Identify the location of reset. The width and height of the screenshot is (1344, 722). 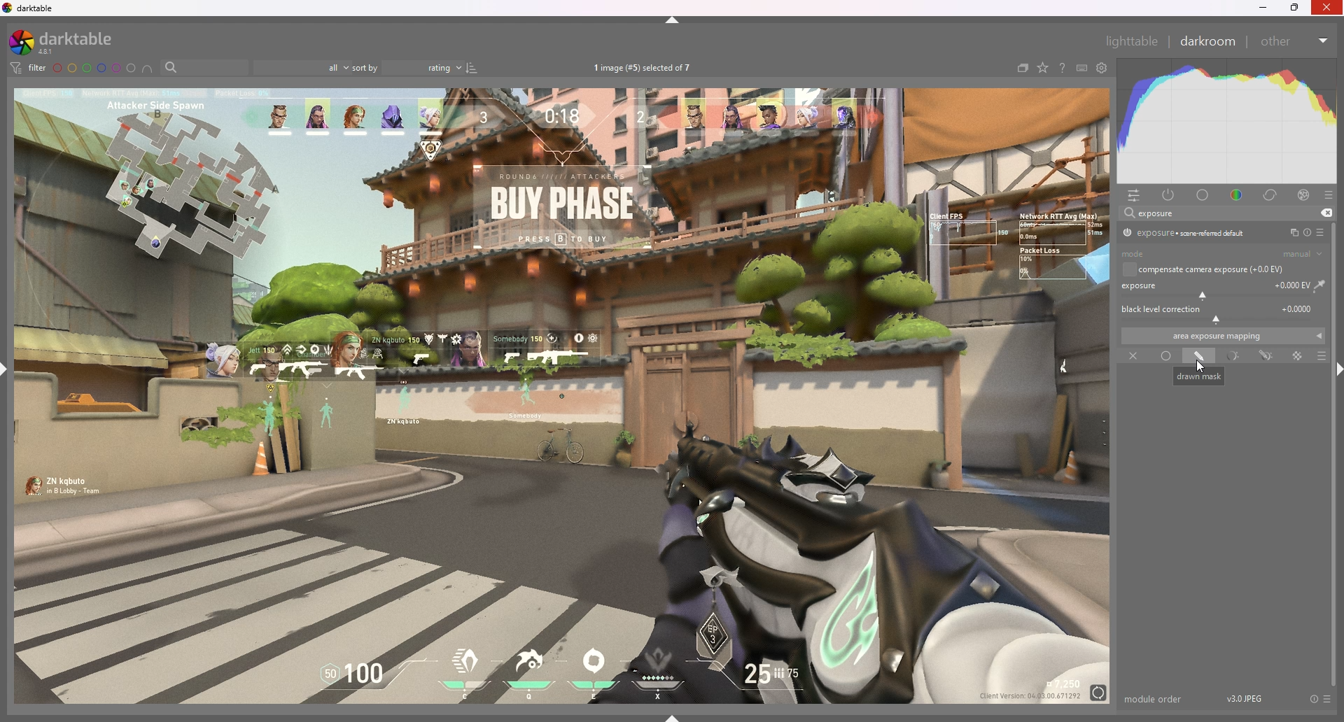
(1313, 700).